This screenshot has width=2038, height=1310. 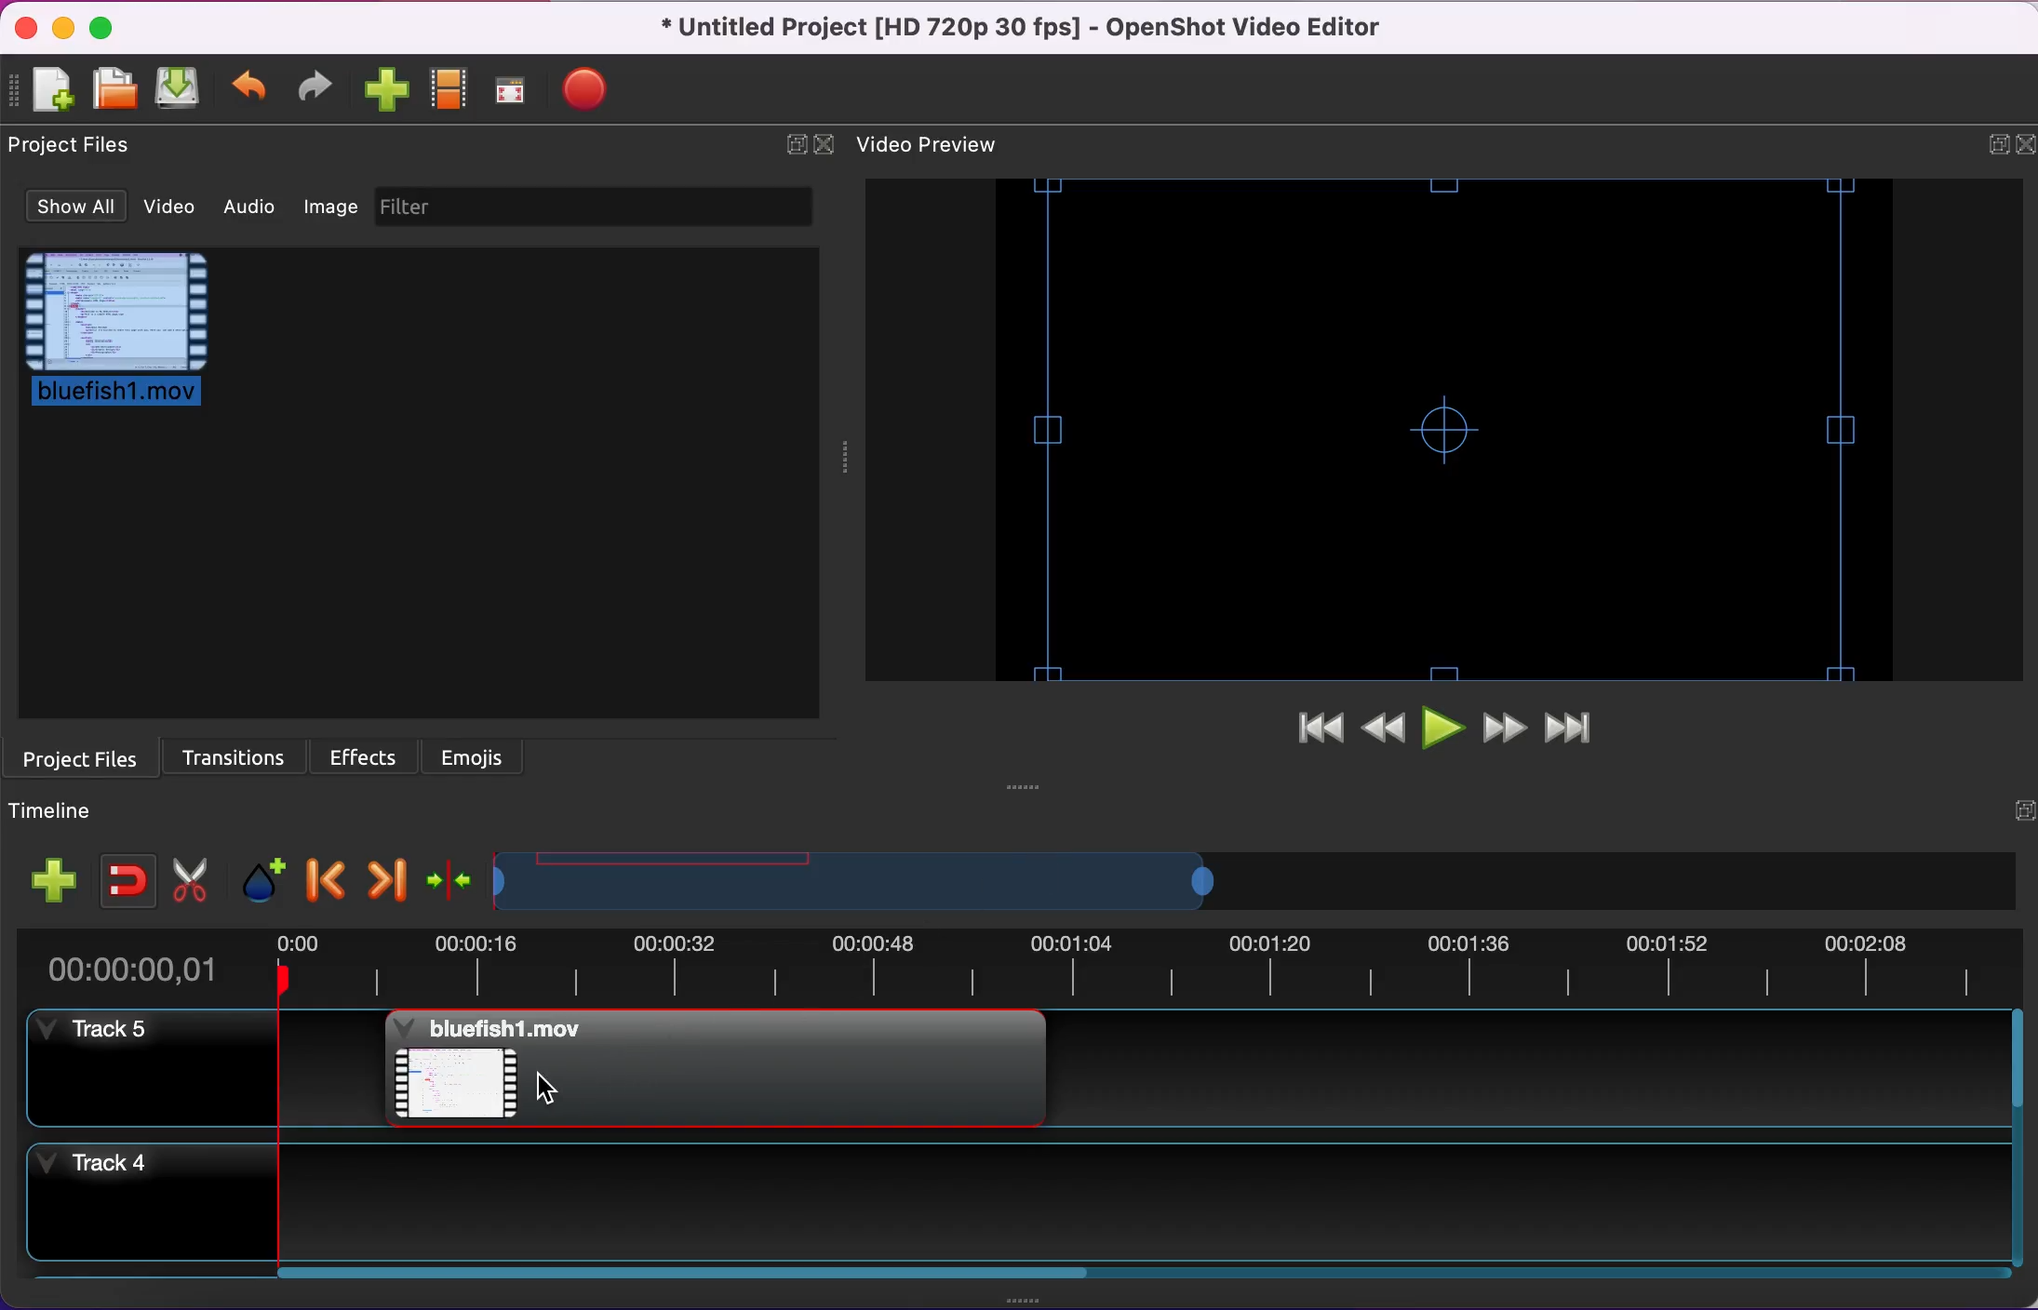 What do you see at coordinates (127, 881) in the screenshot?
I see `enable snapping` at bounding box center [127, 881].